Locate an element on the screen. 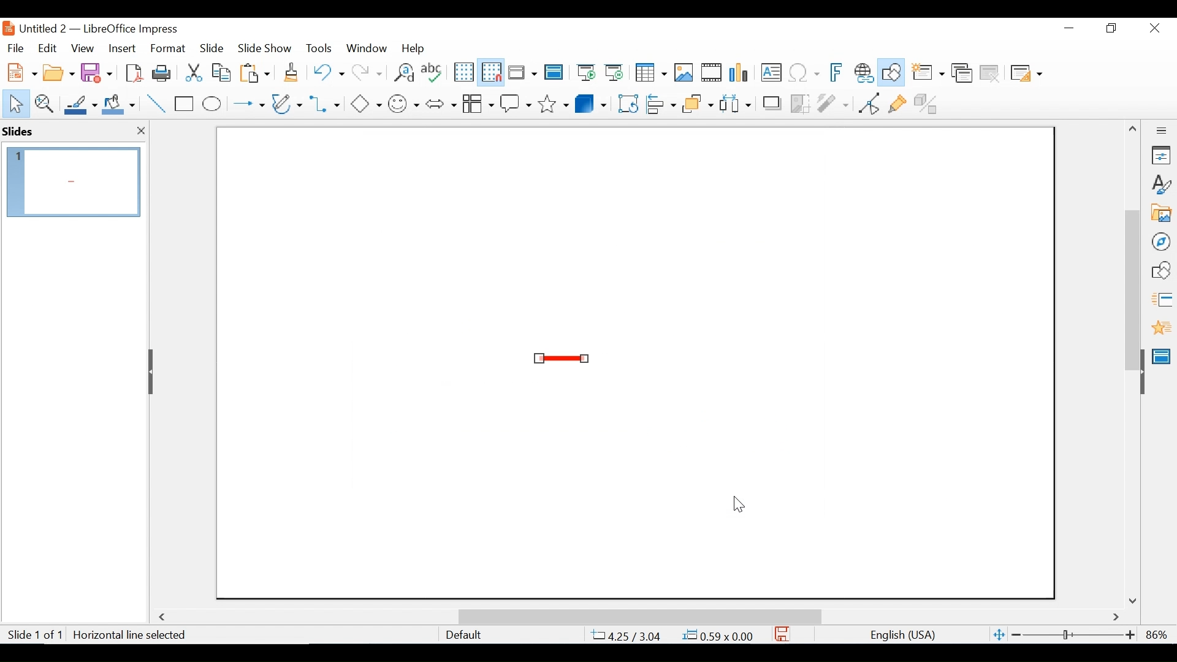 This screenshot has height=662, width=1177. Align Objects is located at coordinates (660, 102).